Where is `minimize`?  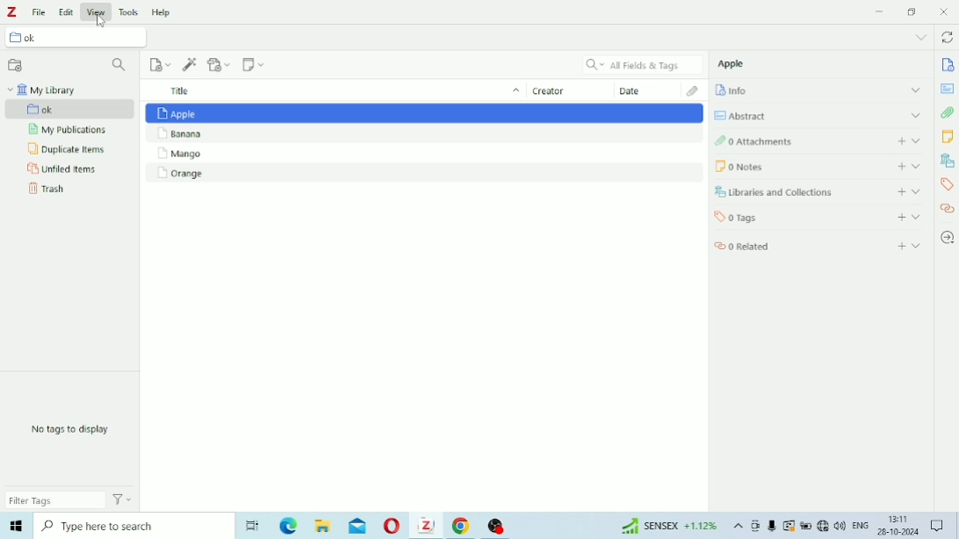
minimize is located at coordinates (880, 11).